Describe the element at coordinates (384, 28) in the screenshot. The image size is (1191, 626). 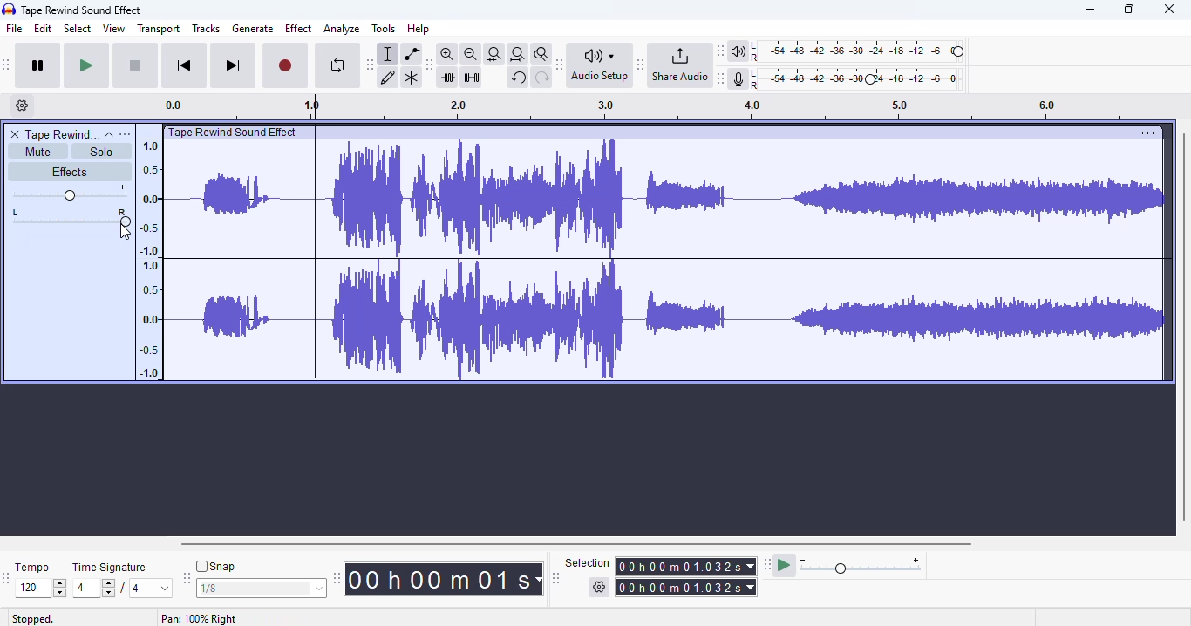
I see `tools` at that location.